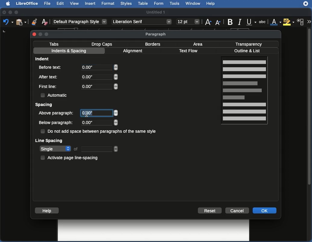 The height and width of the screenshot is (242, 312). What do you see at coordinates (49, 140) in the screenshot?
I see `Line spacing ` at bounding box center [49, 140].